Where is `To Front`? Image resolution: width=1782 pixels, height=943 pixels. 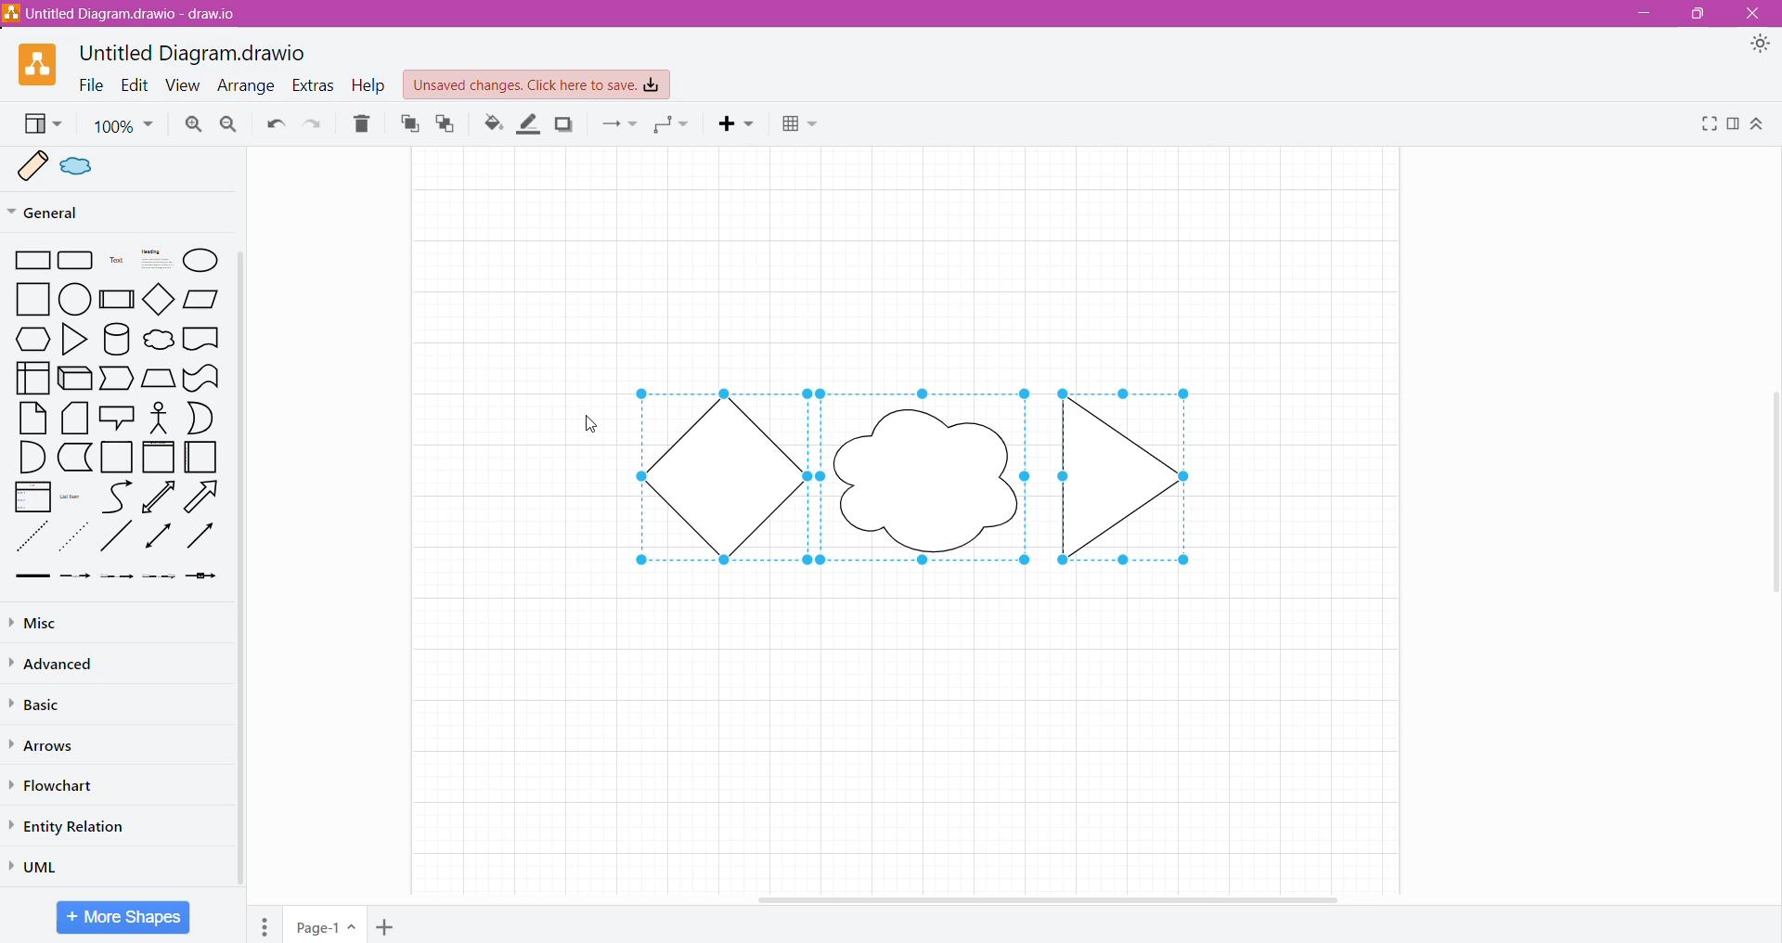 To Front is located at coordinates (408, 124).